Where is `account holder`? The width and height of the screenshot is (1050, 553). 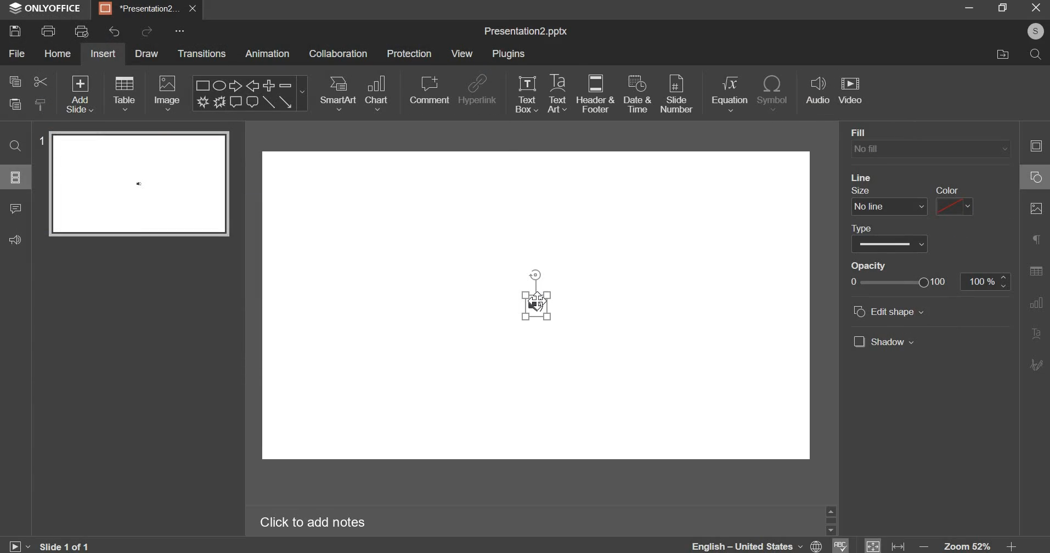 account holder is located at coordinates (1035, 31).